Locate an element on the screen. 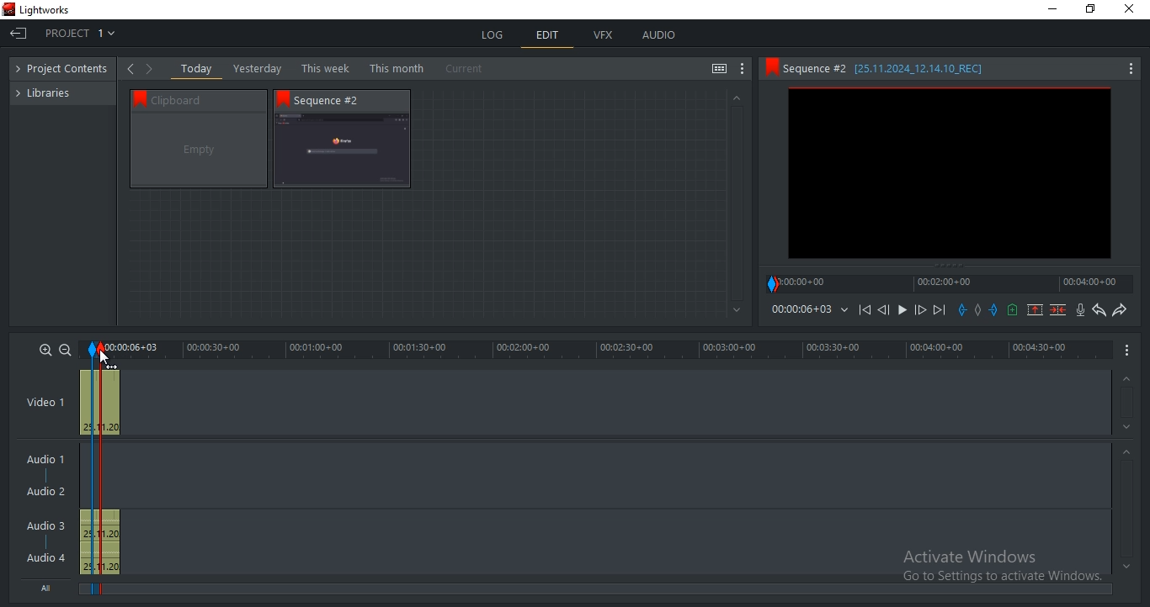  timeline is located at coordinates (950, 283).